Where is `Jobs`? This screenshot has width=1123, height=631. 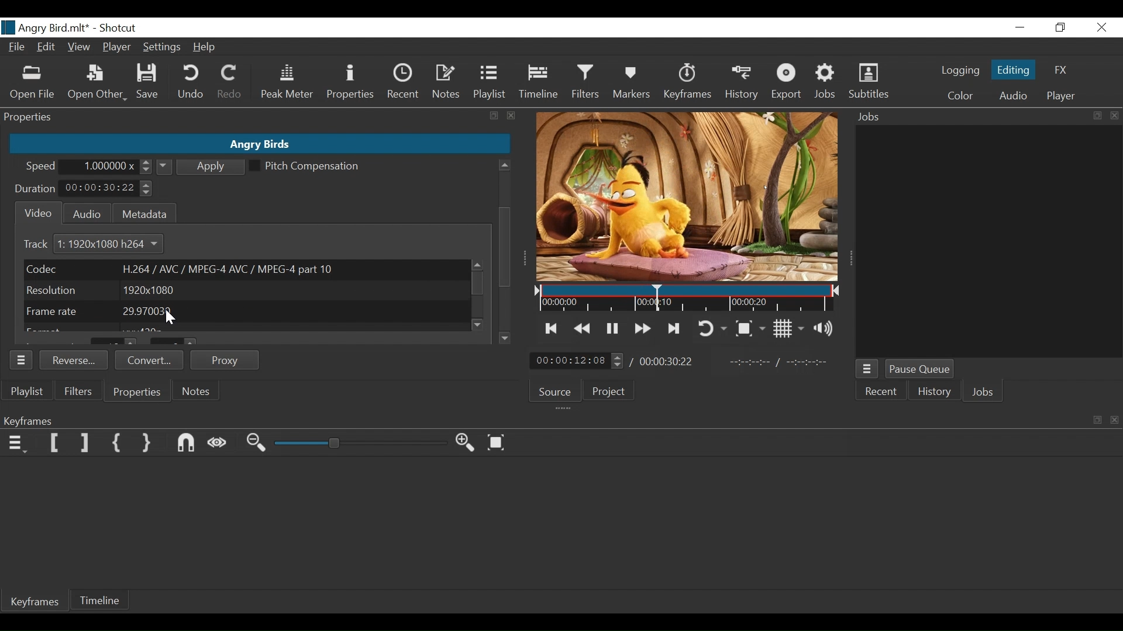 Jobs is located at coordinates (984, 392).